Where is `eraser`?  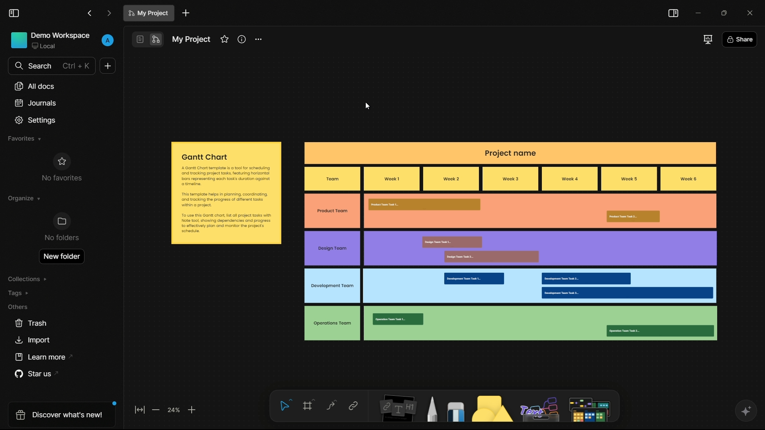 eraser is located at coordinates (457, 412).